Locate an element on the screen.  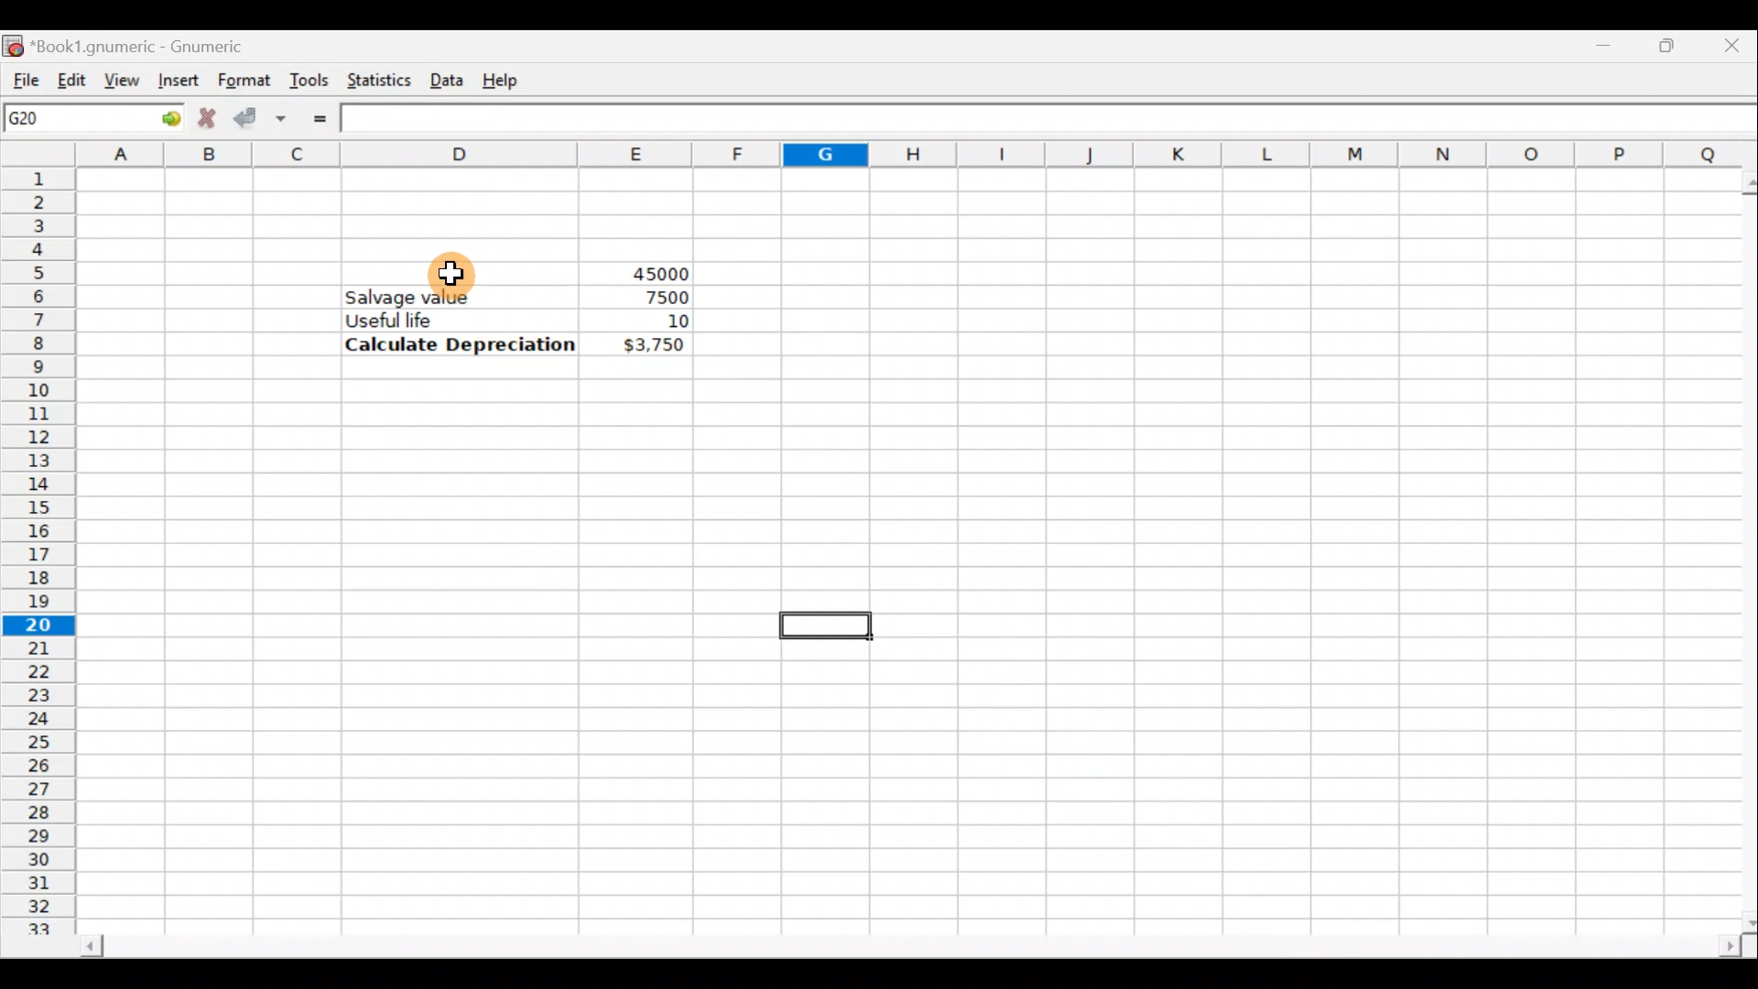
Tools is located at coordinates (309, 79).